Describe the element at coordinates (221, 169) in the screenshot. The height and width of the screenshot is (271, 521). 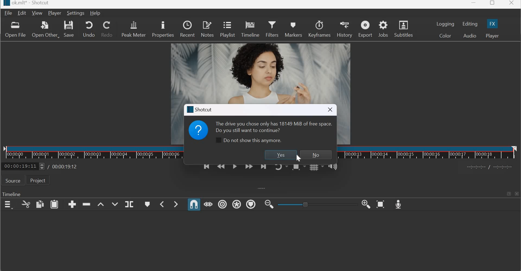
I see `Play quickly backwards` at that location.